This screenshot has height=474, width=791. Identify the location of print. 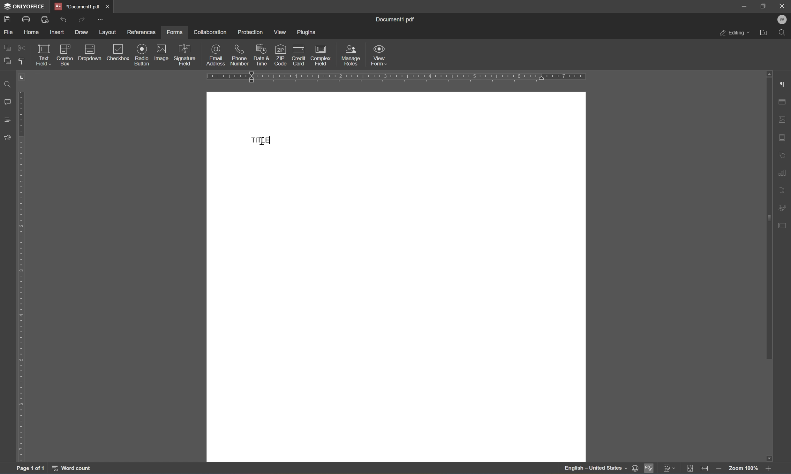
(27, 19).